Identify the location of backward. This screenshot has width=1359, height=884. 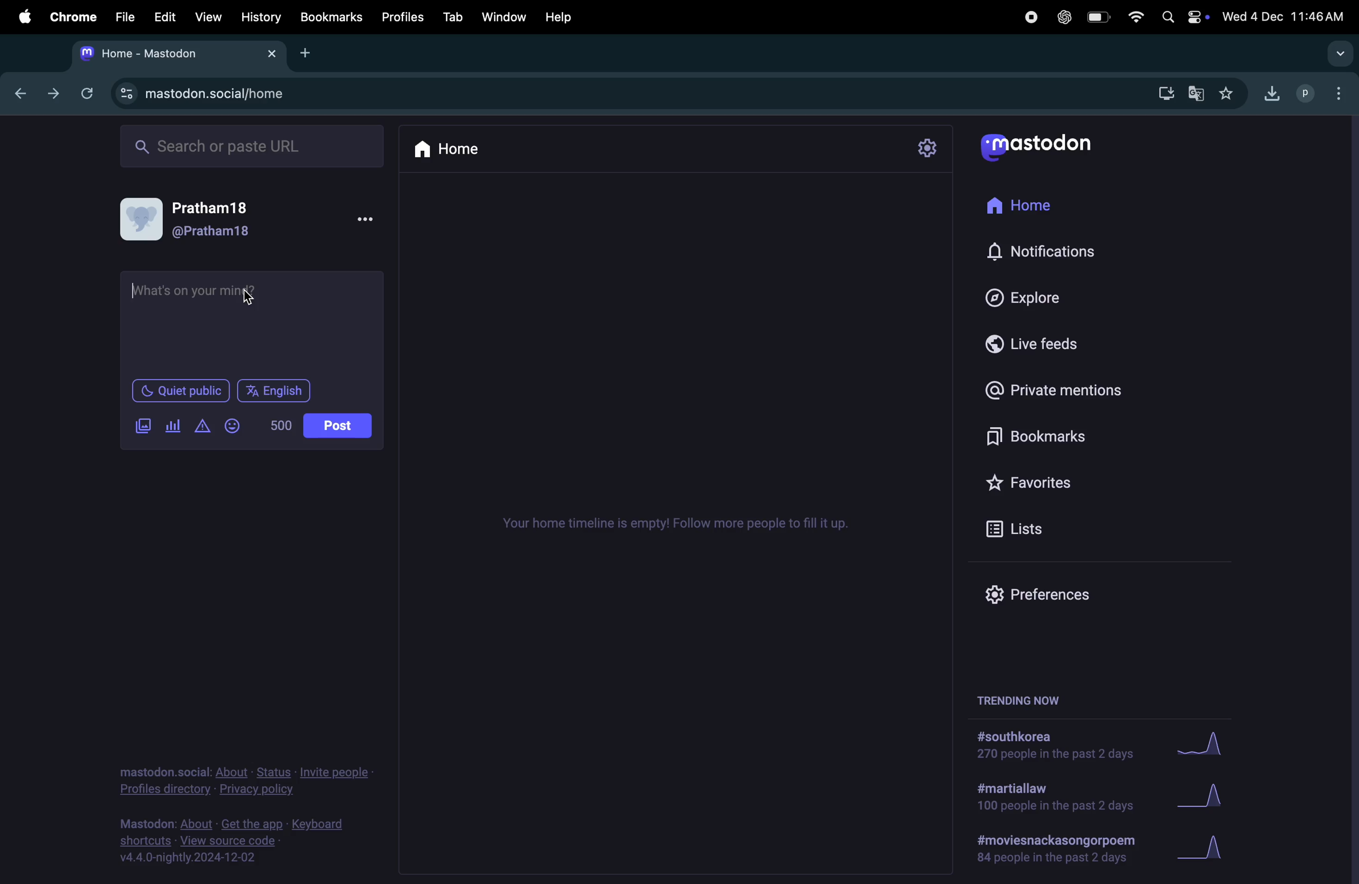
(23, 91).